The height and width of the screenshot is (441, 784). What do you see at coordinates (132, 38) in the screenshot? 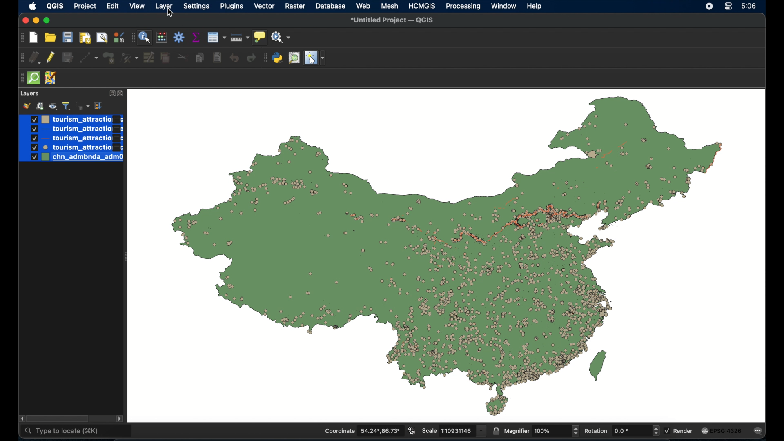
I see `drag handle` at bounding box center [132, 38].